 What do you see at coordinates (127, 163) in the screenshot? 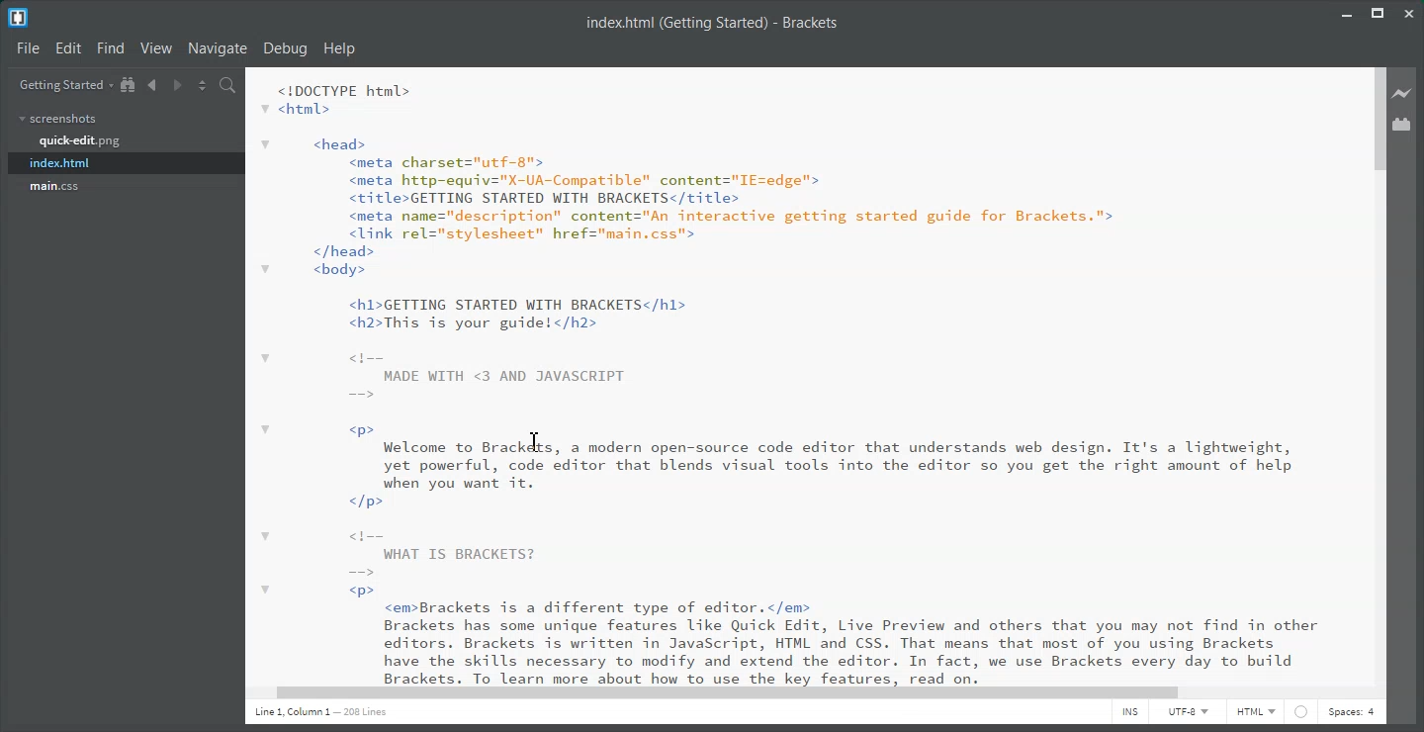
I see `index.html` at bounding box center [127, 163].